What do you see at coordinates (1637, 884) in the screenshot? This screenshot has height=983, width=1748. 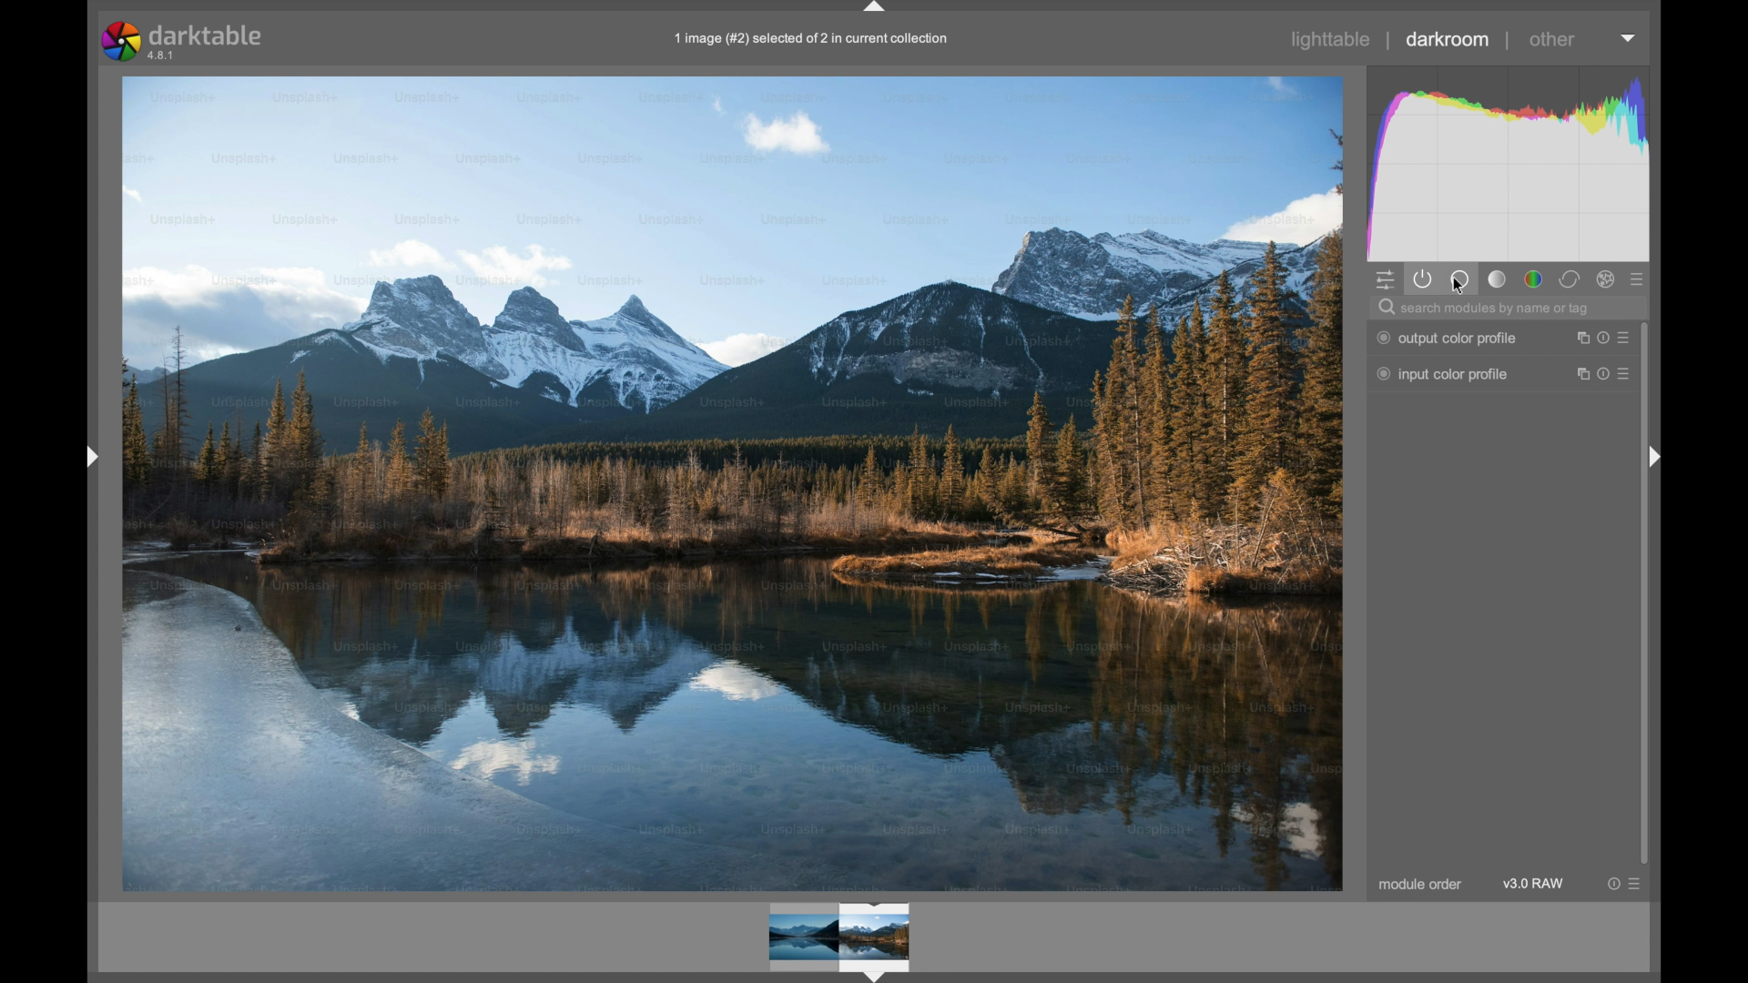 I see `presets` at bounding box center [1637, 884].